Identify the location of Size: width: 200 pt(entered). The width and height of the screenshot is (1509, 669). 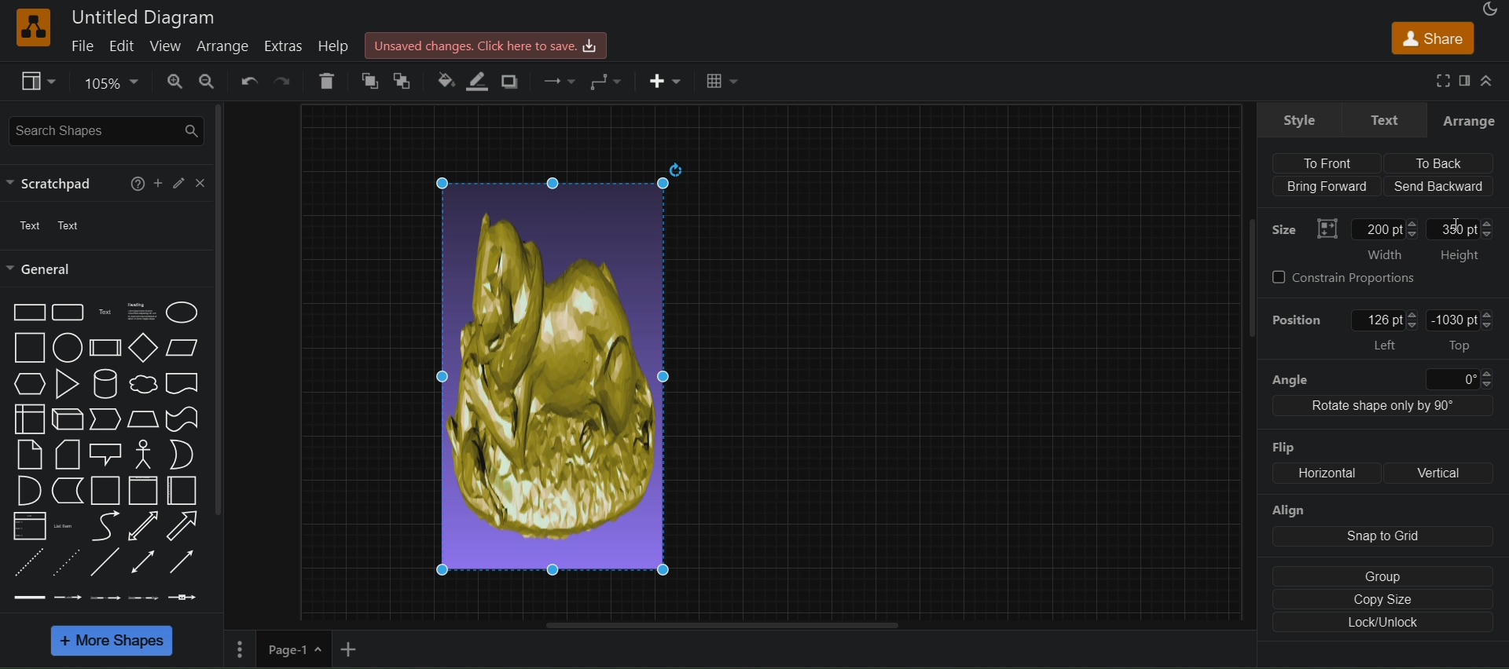
(1366, 227).